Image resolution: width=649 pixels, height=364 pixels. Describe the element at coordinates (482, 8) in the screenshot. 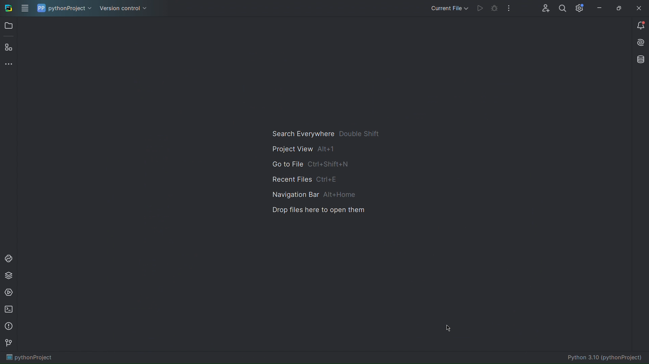

I see `Run Code` at that location.